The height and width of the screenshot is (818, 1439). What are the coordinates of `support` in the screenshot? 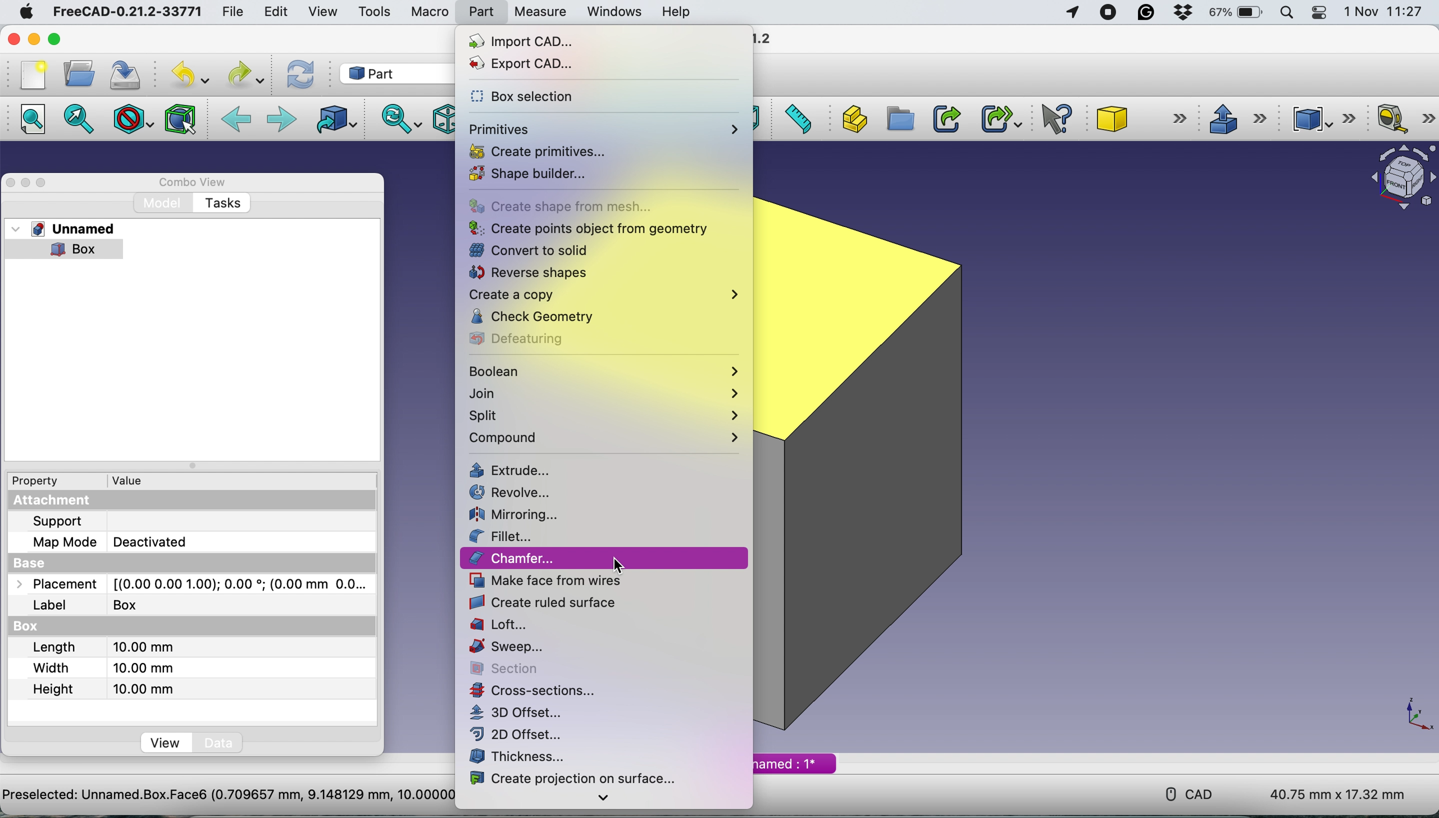 It's located at (65, 522).